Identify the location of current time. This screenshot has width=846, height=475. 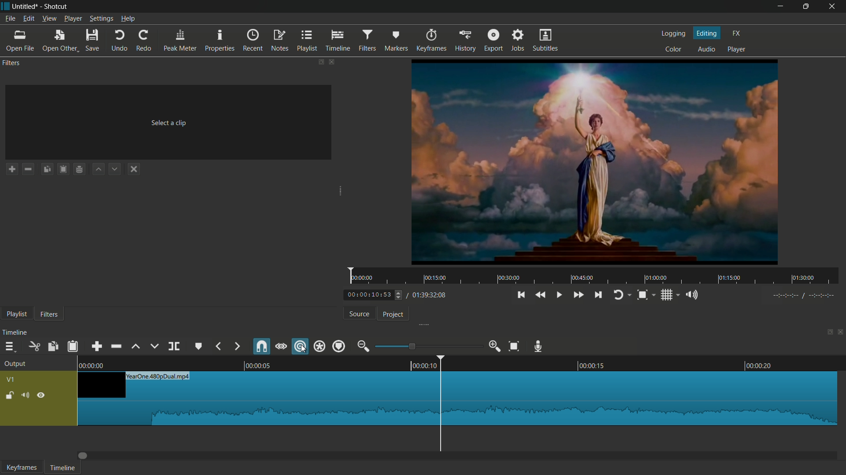
(369, 295).